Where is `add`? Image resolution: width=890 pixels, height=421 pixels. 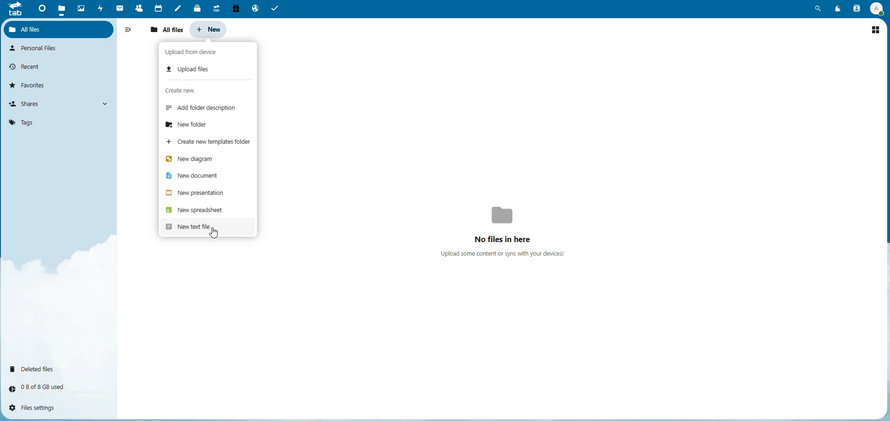
add is located at coordinates (207, 109).